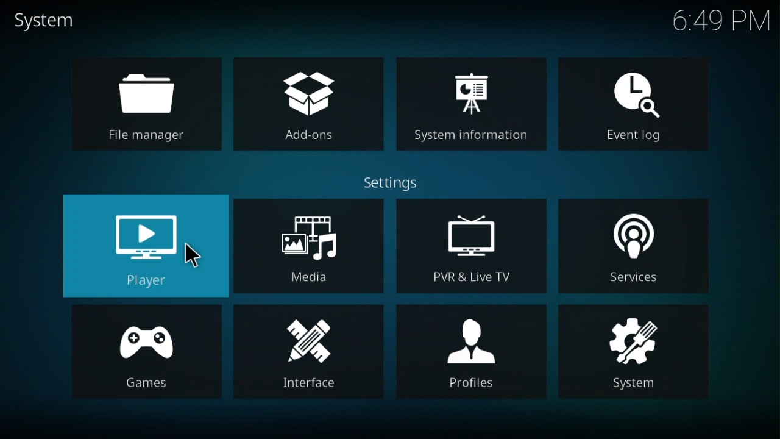 The height and width of the screenshot is (439, 780). Describe the element at coordinates (147, 105) in the screenshot. I see `File manager` at that location.